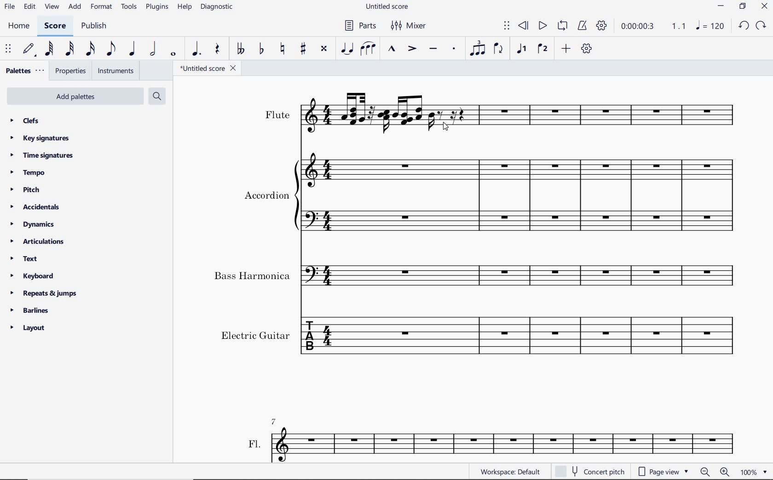 The width and height of the screenshot is (773, 480). Describe the element at coordinates (542, 50) in the screenshot. I see `voice 2` at that location.